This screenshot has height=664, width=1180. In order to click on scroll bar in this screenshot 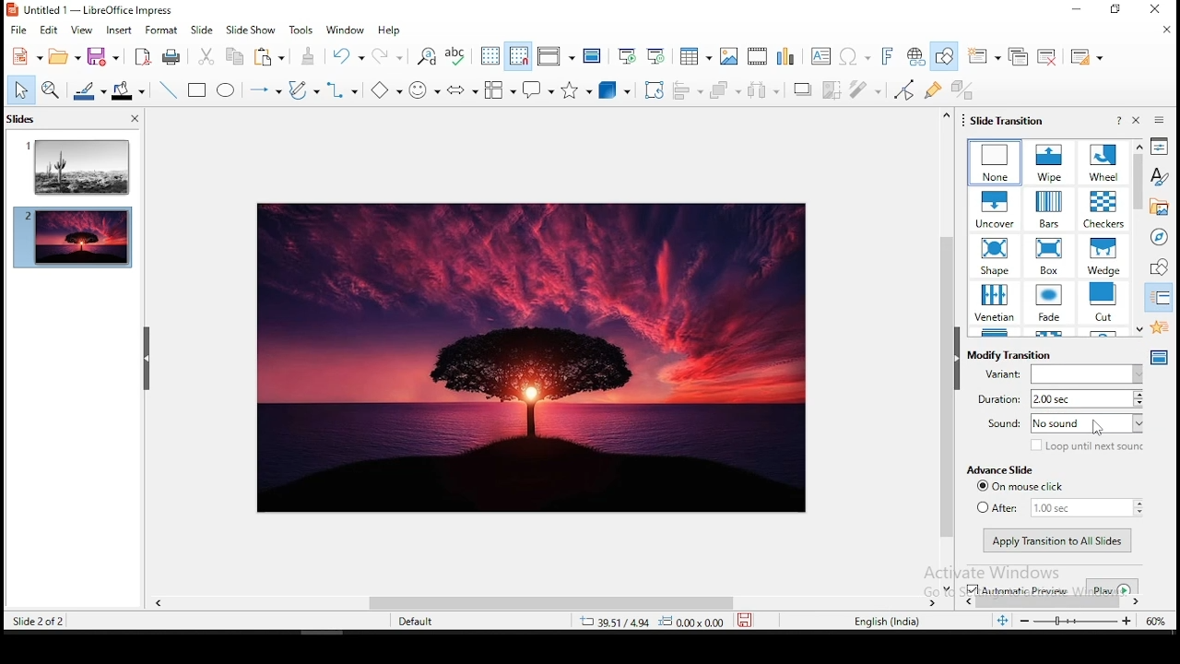, I will do `click(630, 603)`.